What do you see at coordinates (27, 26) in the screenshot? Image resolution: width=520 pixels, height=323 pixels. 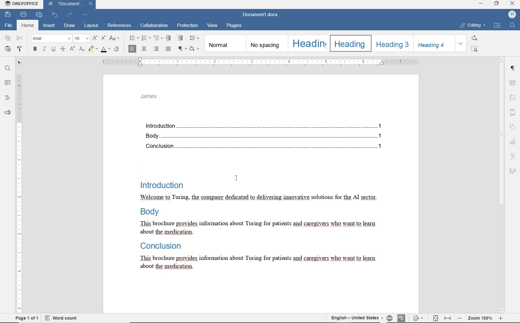 I see `home` at bounding box center [27, 26].